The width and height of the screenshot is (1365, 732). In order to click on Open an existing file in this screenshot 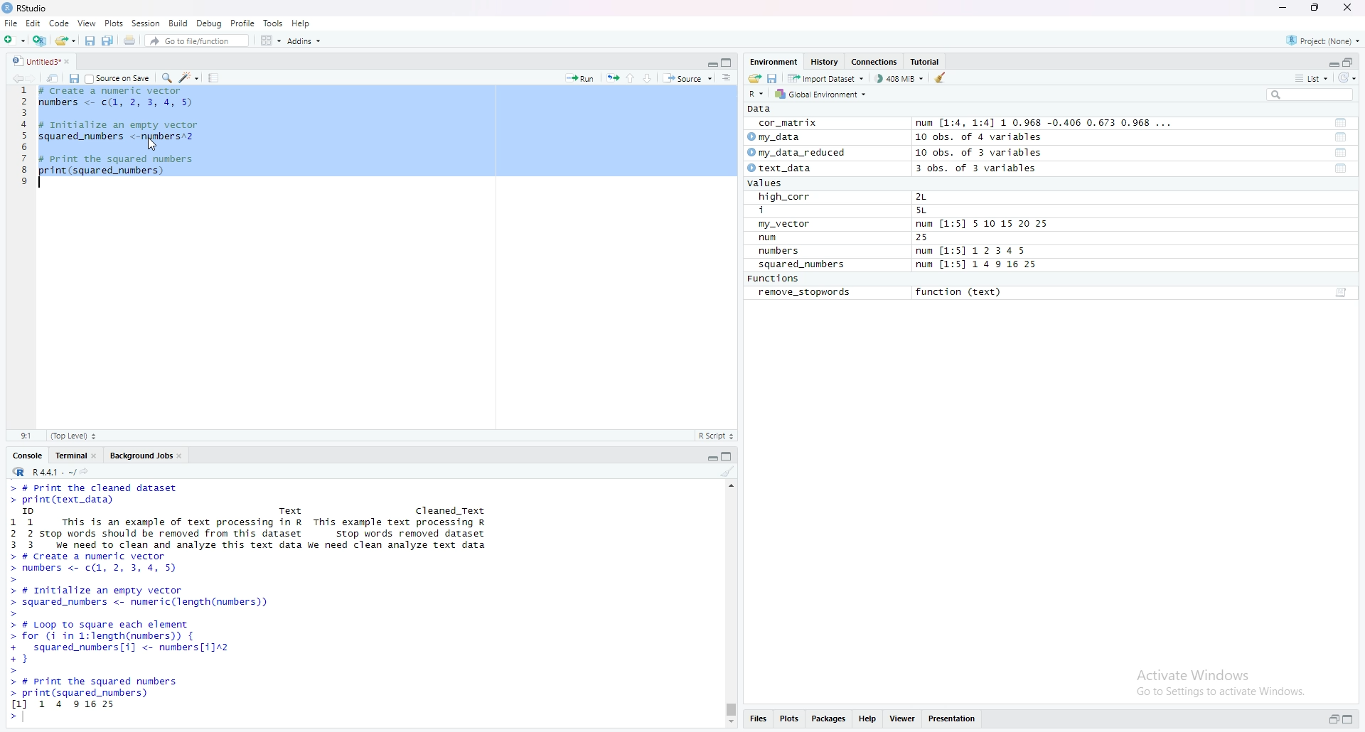, I will do `click(65, 39)`.